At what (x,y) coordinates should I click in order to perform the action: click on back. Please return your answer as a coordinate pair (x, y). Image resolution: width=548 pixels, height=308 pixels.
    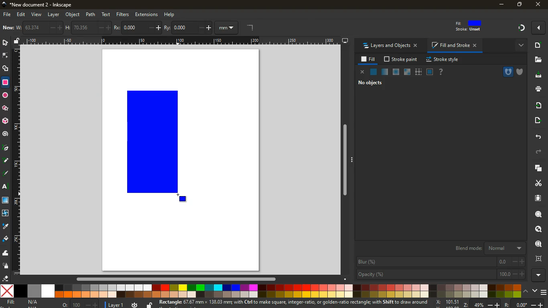
    Looking at the image, I should click on (538, 136).